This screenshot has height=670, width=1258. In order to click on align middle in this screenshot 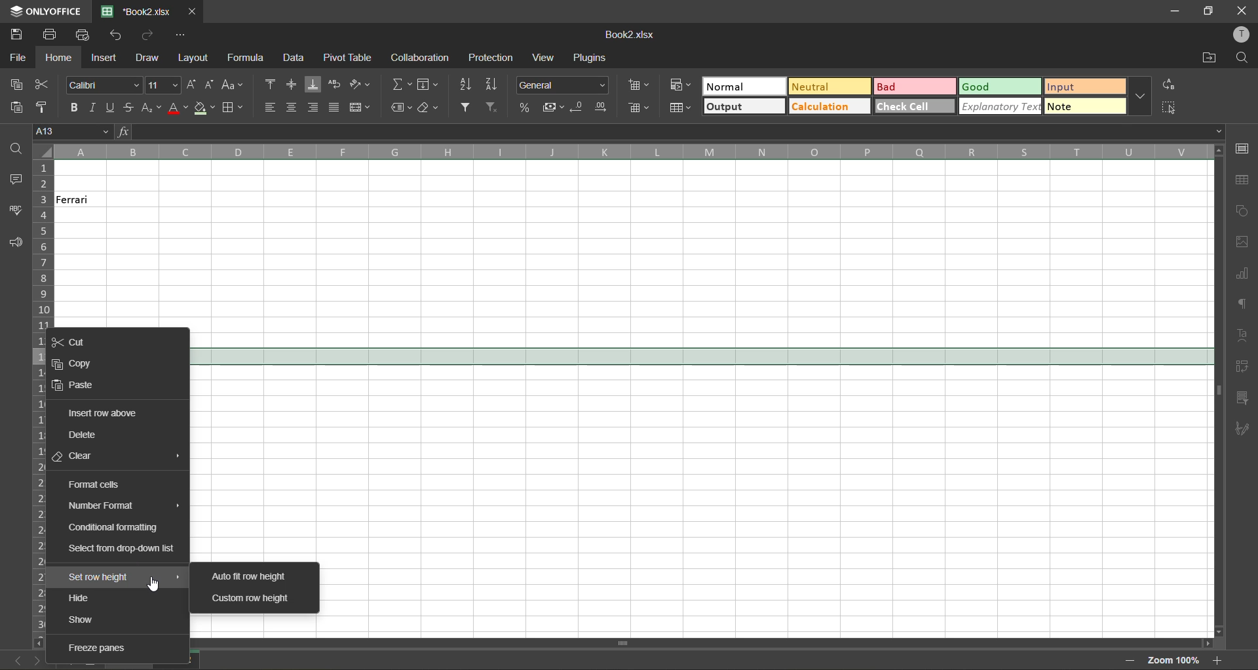, I will do `click(290, 83)`.